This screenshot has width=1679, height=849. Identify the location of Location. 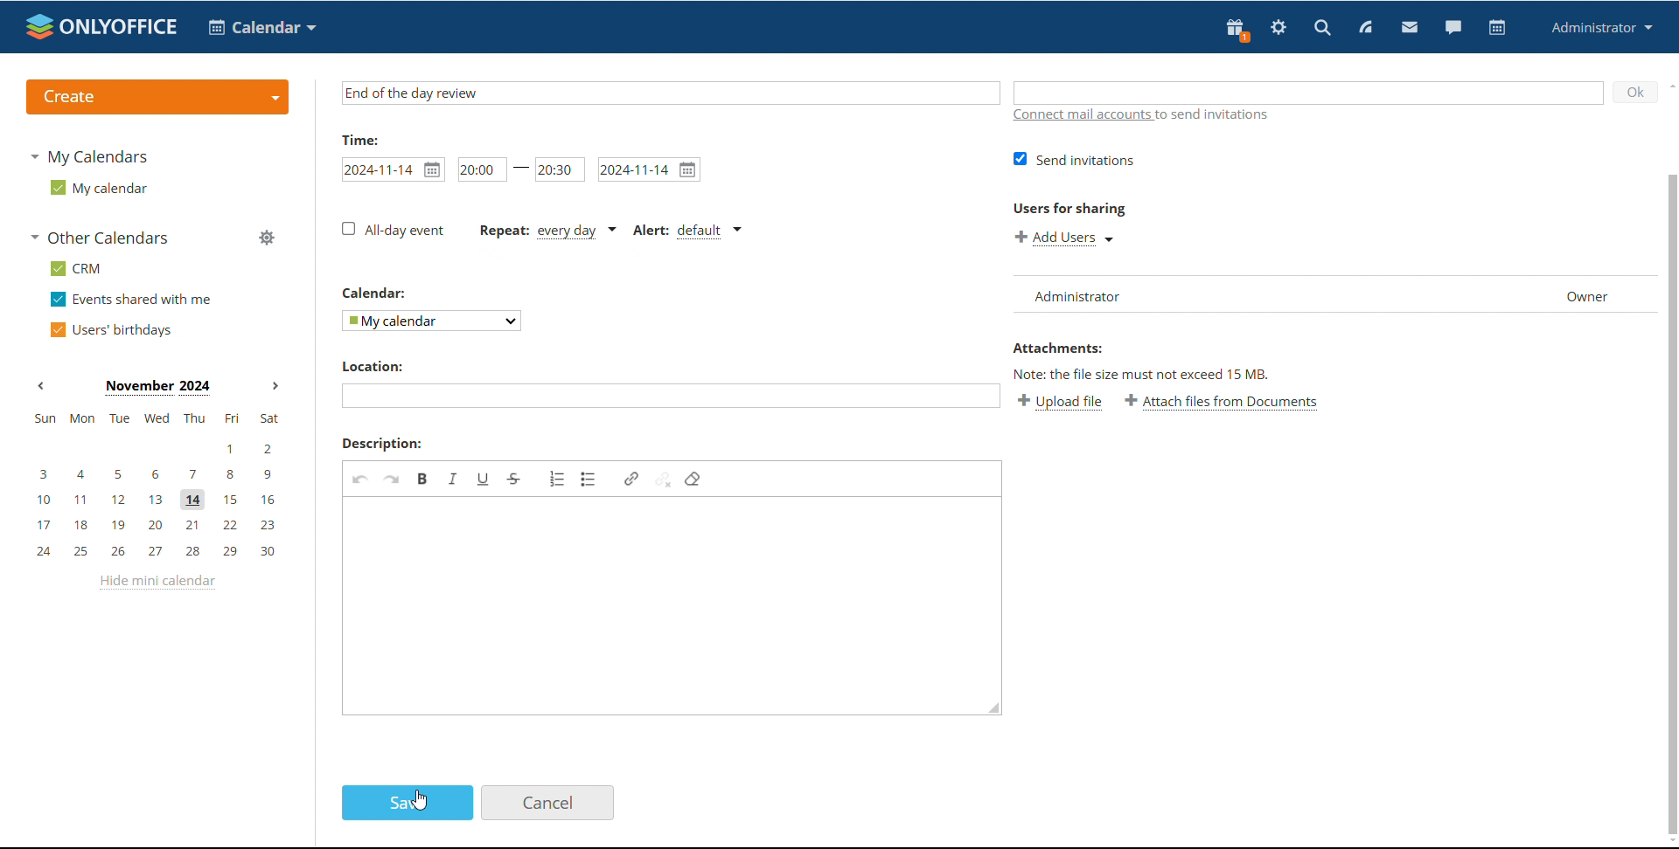
(373, 368).